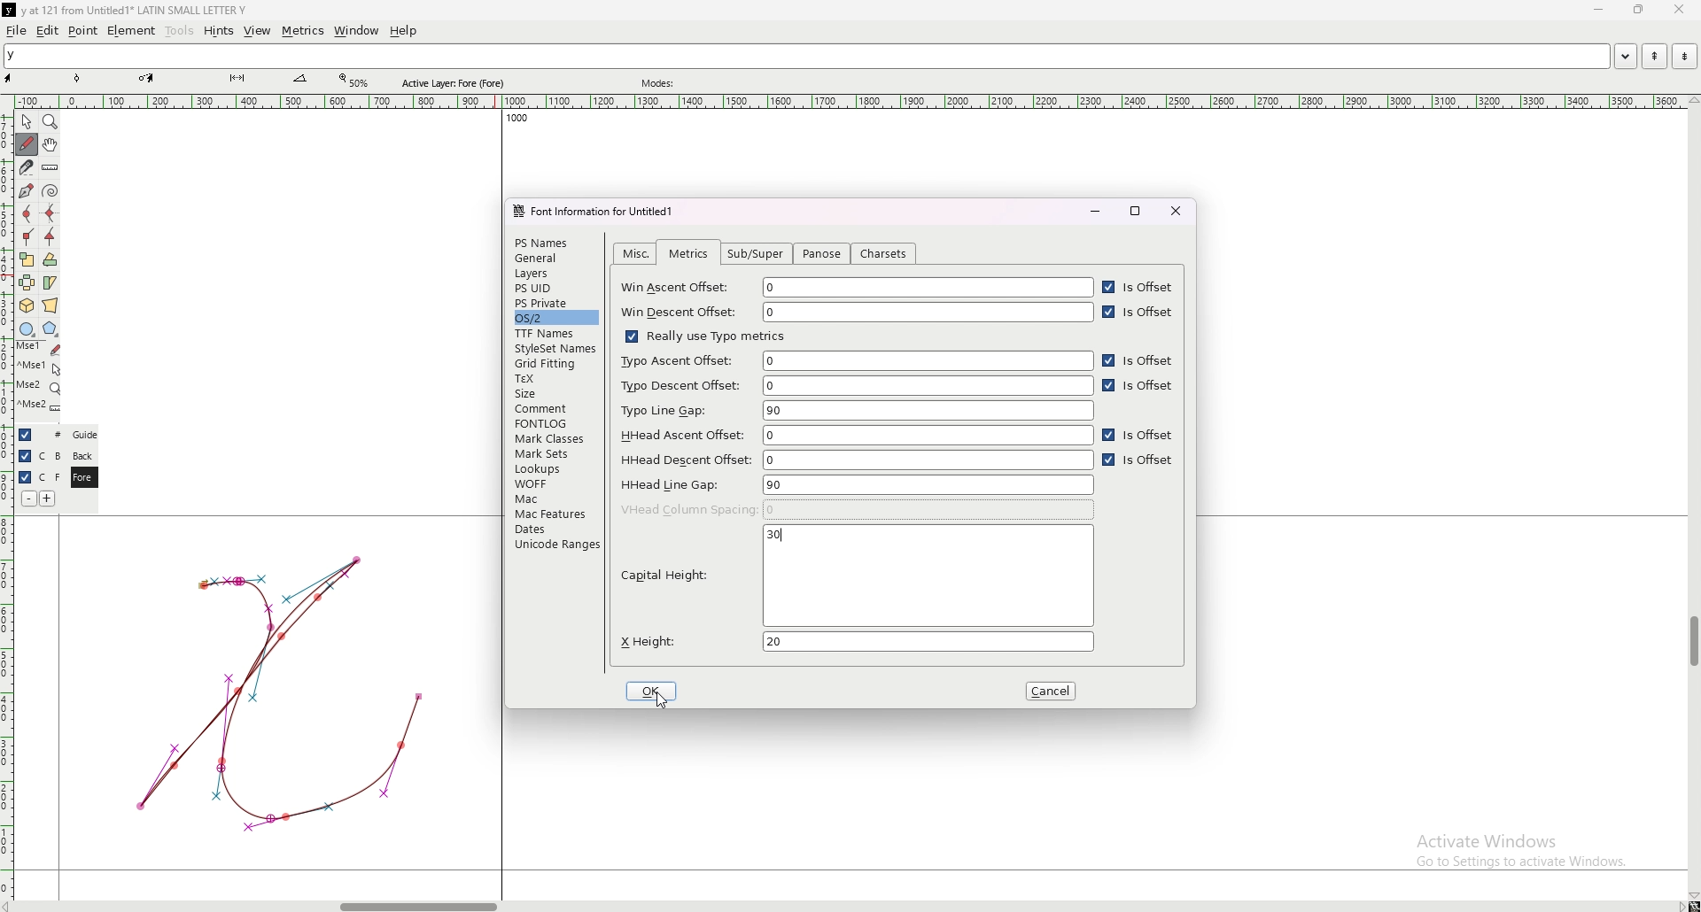 This screenshot has height=912, width=1701. What do you see at coordinates (50, 237) in the screenshot?
I see `add a tangent point` at bounding box center [50, 237].